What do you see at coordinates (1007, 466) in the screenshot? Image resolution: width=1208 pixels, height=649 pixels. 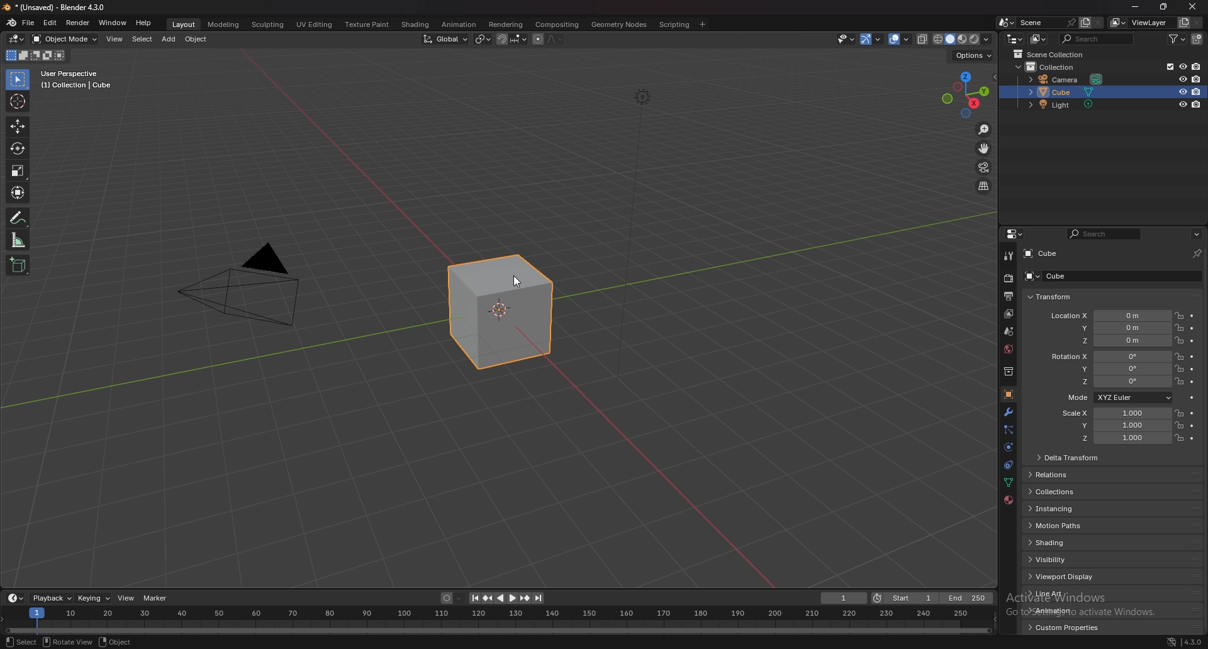 I see `physics` at bounding box center [1007, 466].